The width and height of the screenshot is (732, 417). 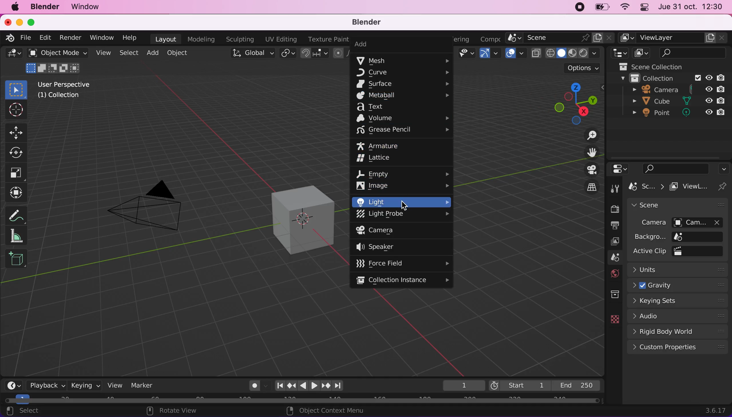 What do you see at coordinates (673, 168) in the screenshot?
I see `search` at bounding box center [673, 168].